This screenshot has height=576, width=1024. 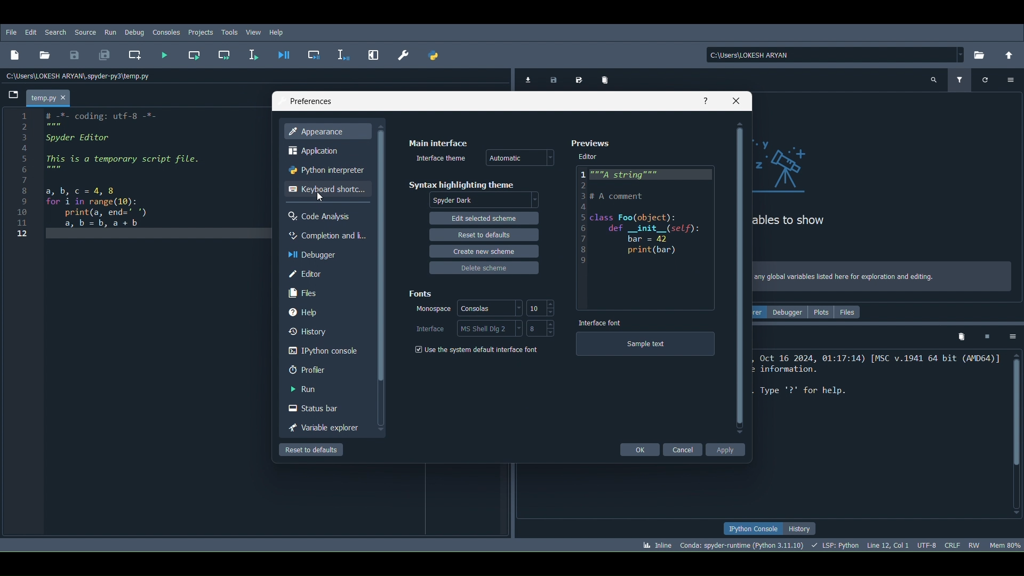 What do you see at coordinates (645, 346) in the screenshot?
I see `Sample text` at bounding box center [645, 346].